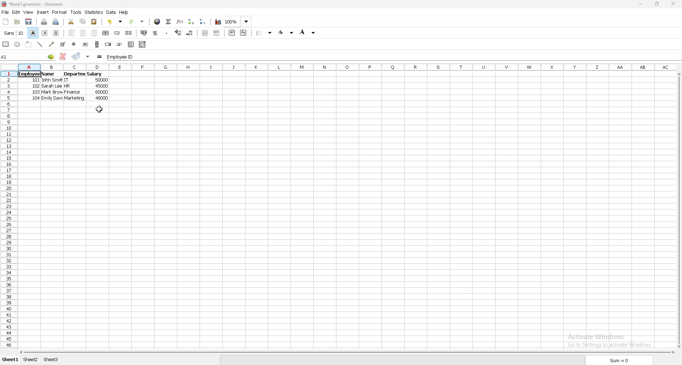  What do you see at coordinates (31, 360) in the screenshot?
I see `sheet 2` at bounding box center [31, 360].